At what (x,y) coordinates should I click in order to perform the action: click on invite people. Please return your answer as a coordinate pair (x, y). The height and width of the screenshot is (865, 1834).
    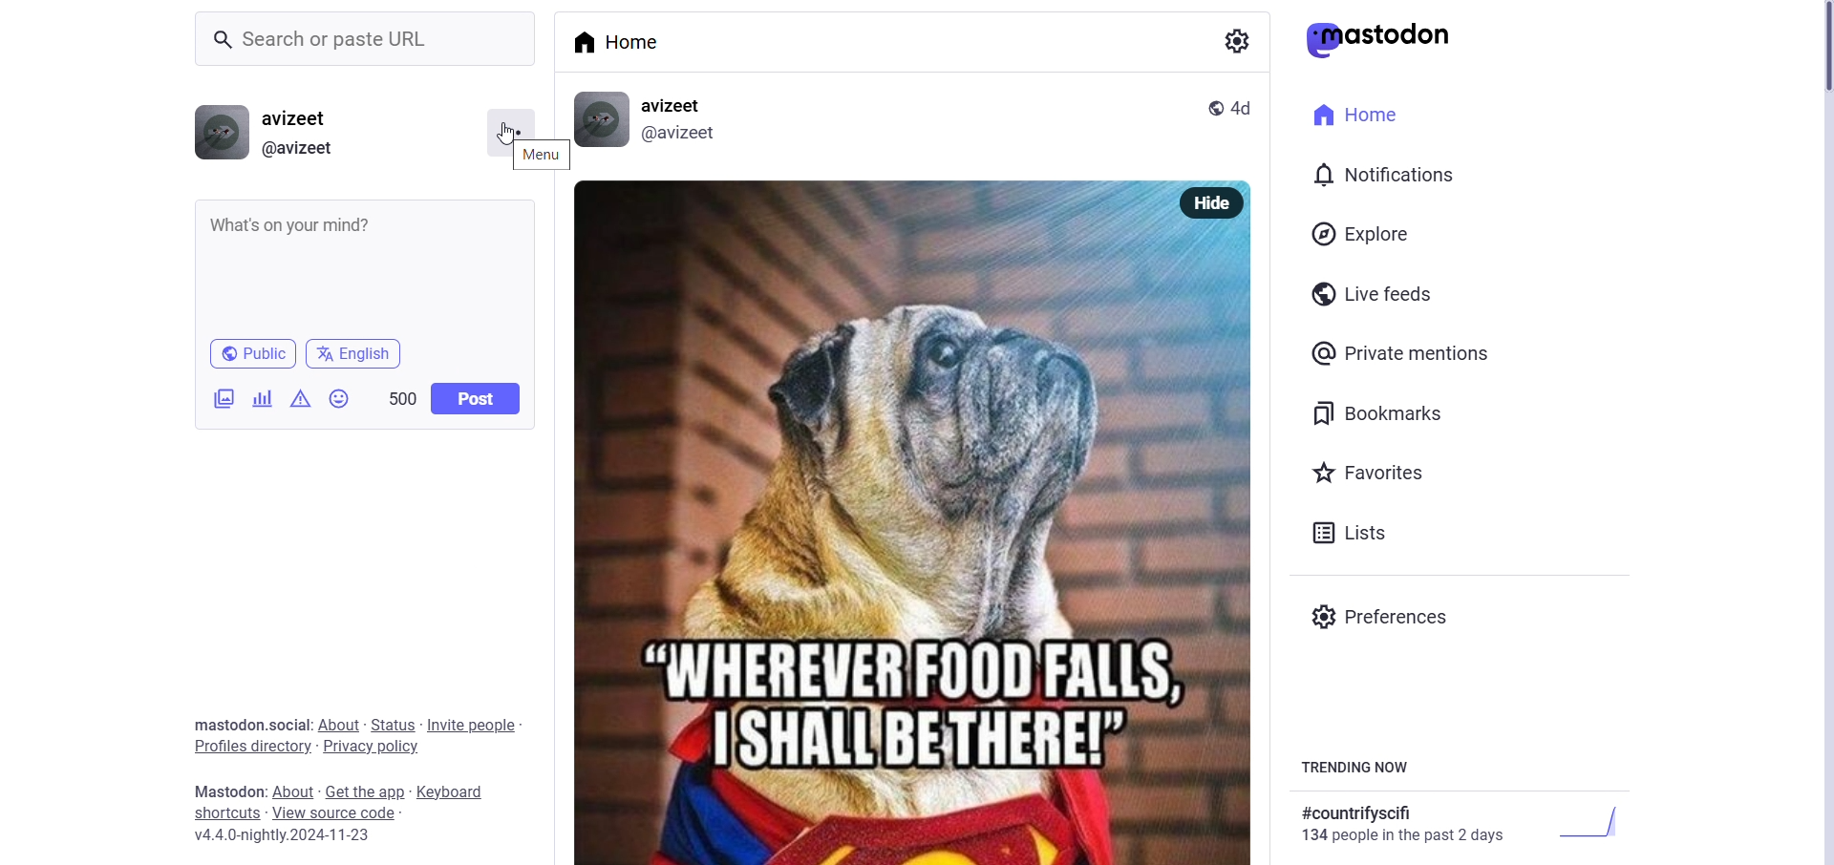
    Looking at the image, I should click on (474, 724).